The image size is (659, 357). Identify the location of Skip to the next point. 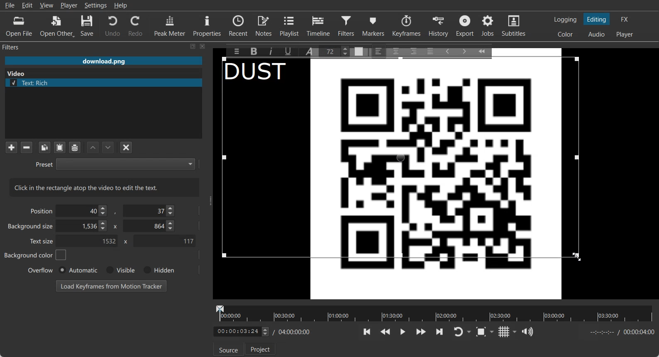
(439, 331).